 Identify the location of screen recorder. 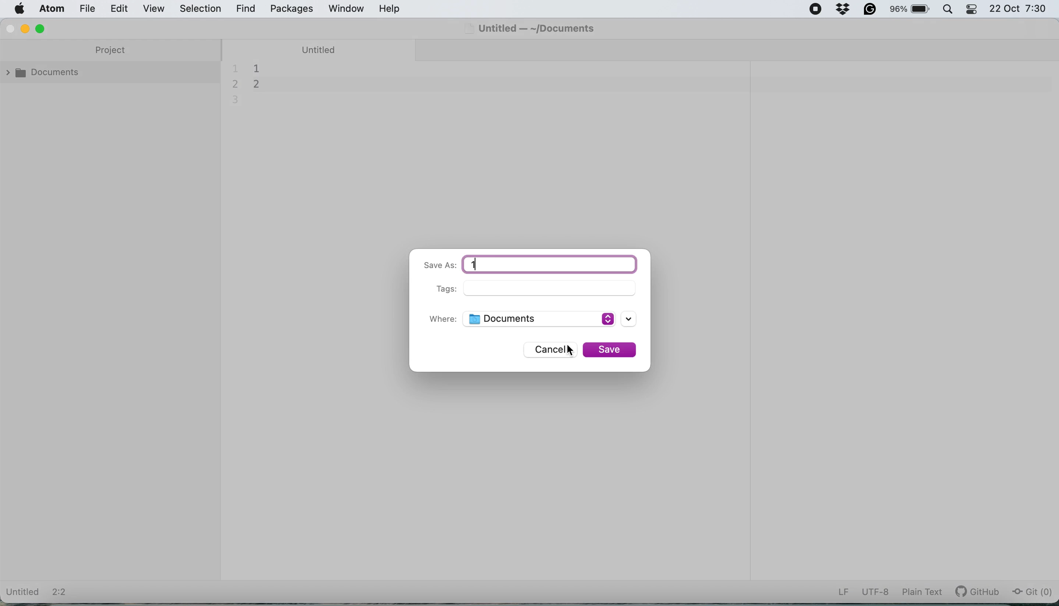
(817, 10).